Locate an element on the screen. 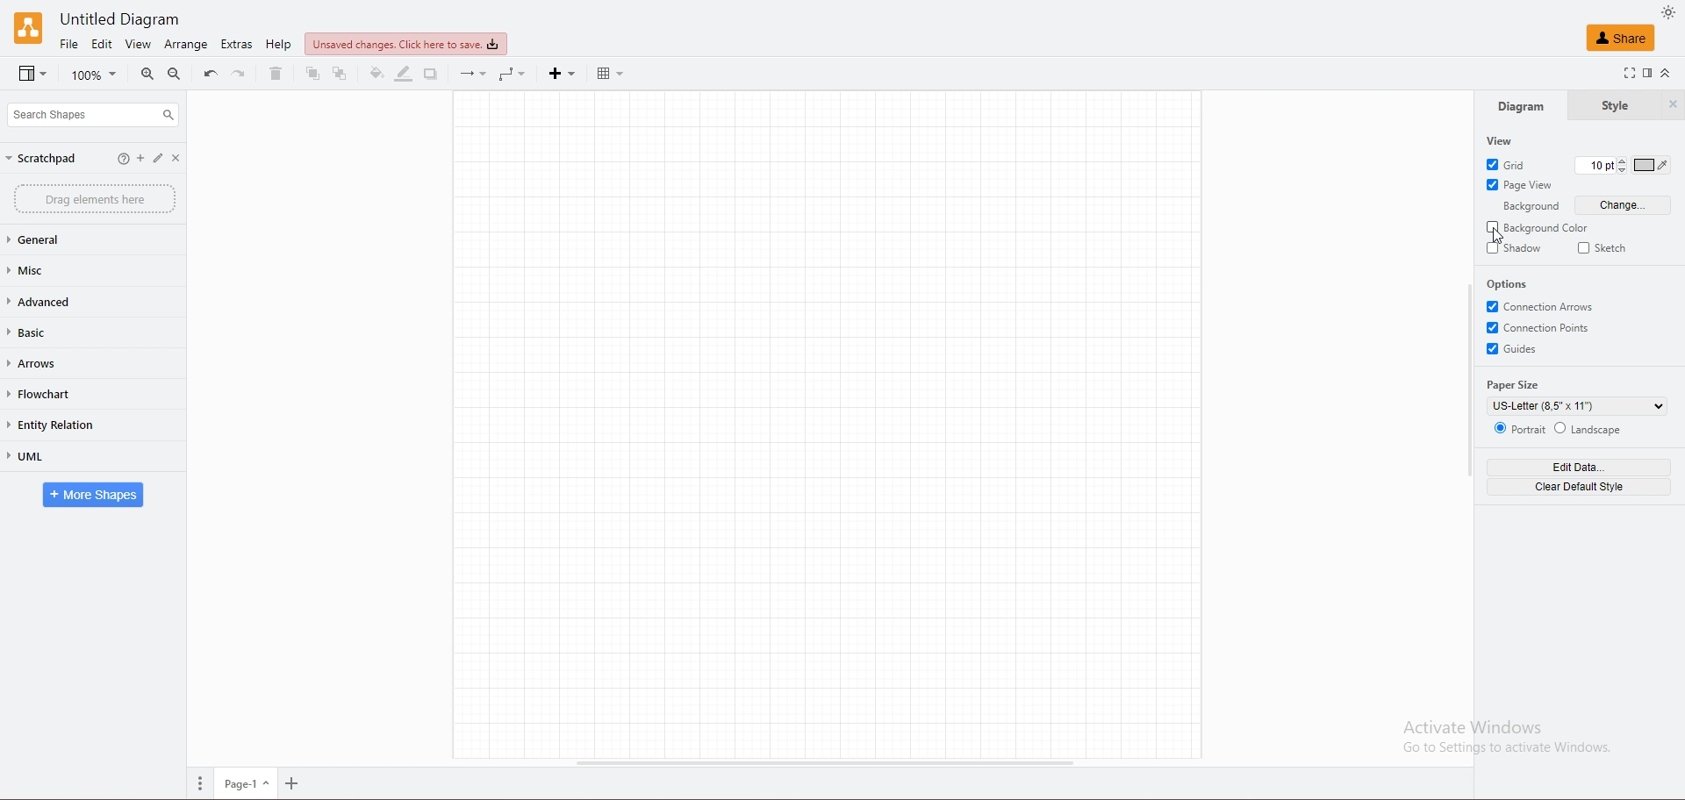 This screenshot has height=800, width=1685. basic is located at coordinates (68, 333).